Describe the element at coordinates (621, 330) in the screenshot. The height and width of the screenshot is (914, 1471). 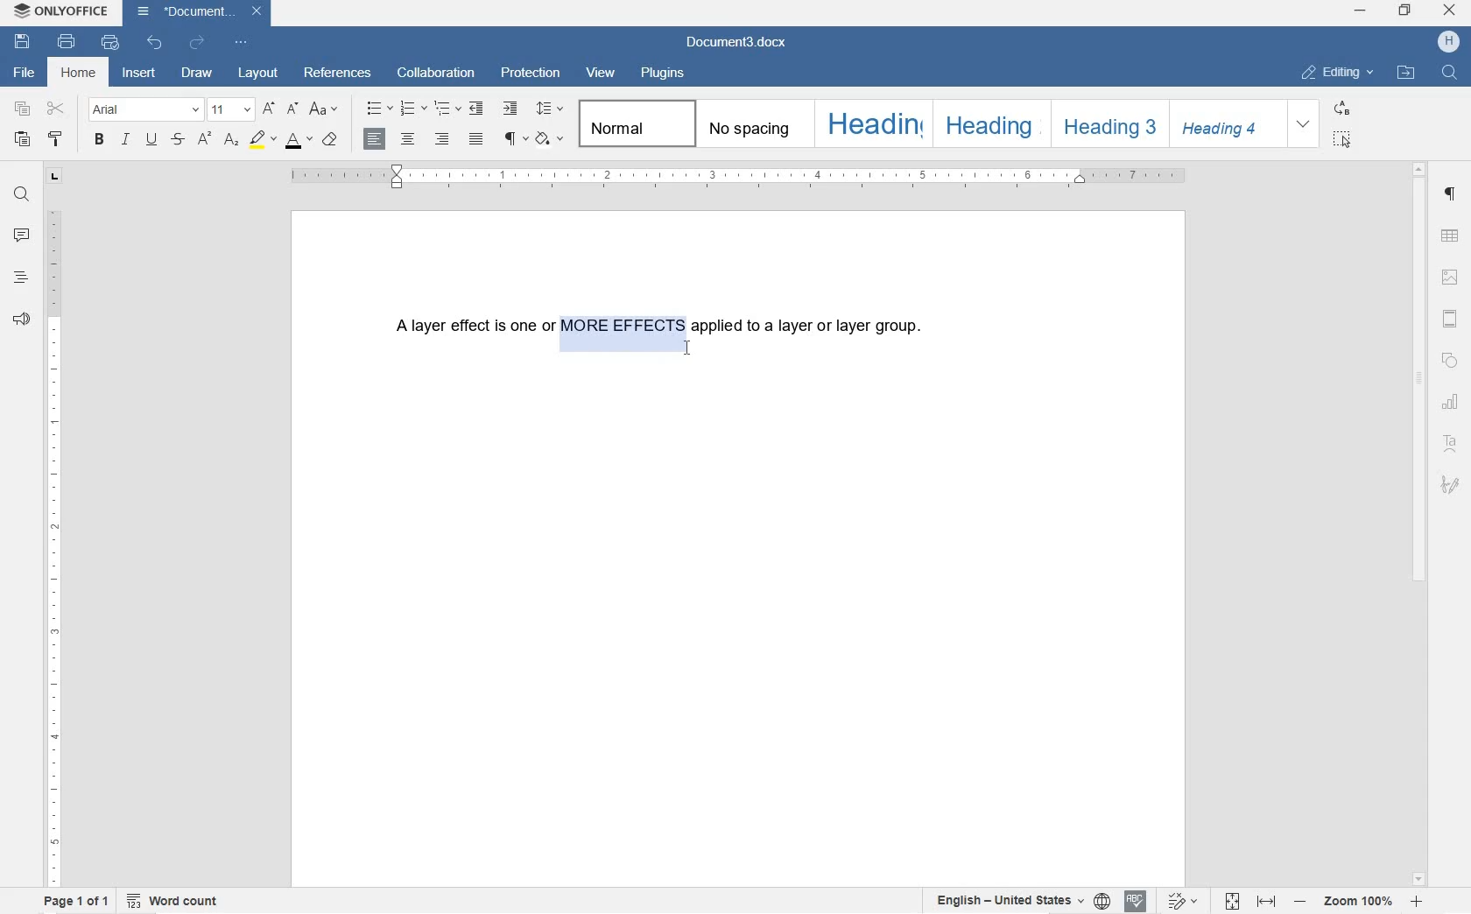
I see `TEXT HIGHLIGHTED` at that location.